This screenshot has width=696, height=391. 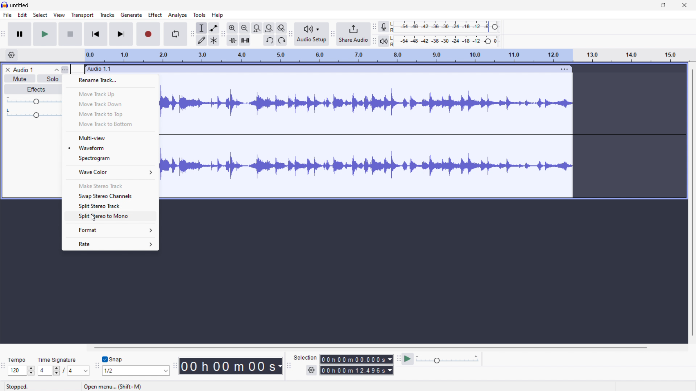 What do you see at coordinates (20, 34) in the screenshot?
I see `pause` at bounding box center [20, 34].